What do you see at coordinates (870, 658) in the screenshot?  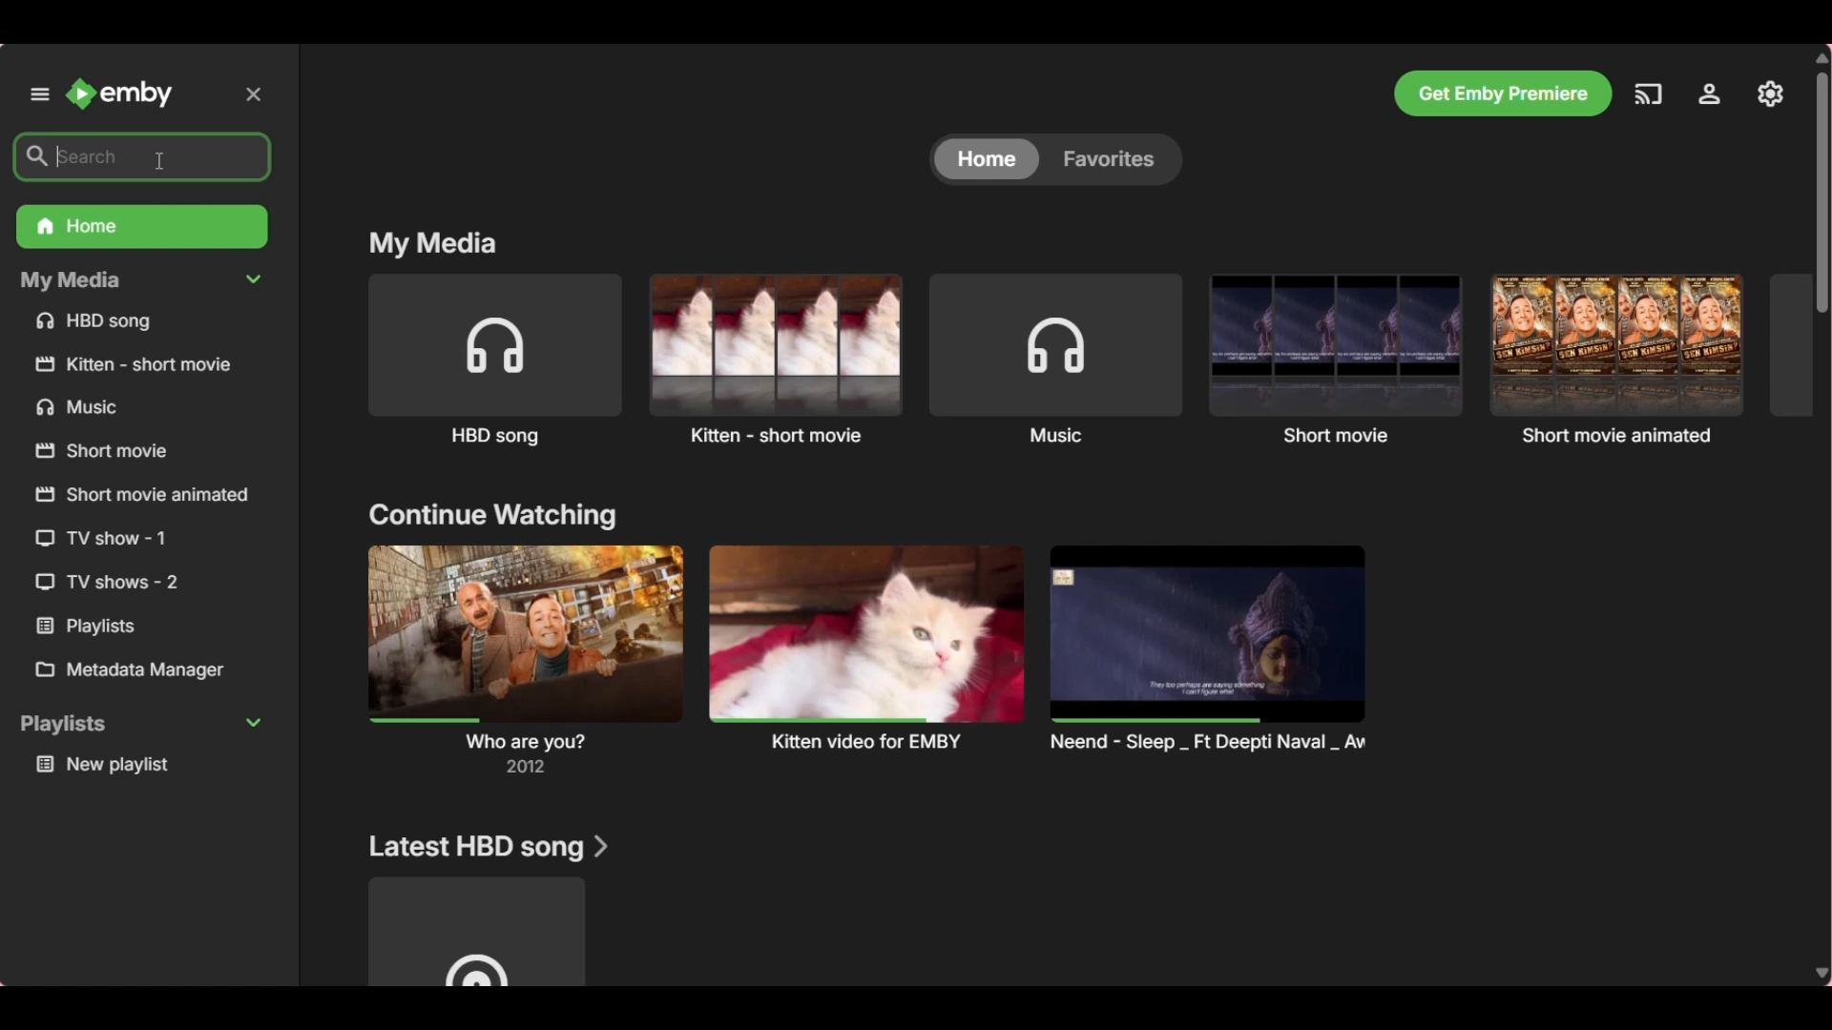 I see `Media under current section and their respective titles` at bounding box center [870, 658].